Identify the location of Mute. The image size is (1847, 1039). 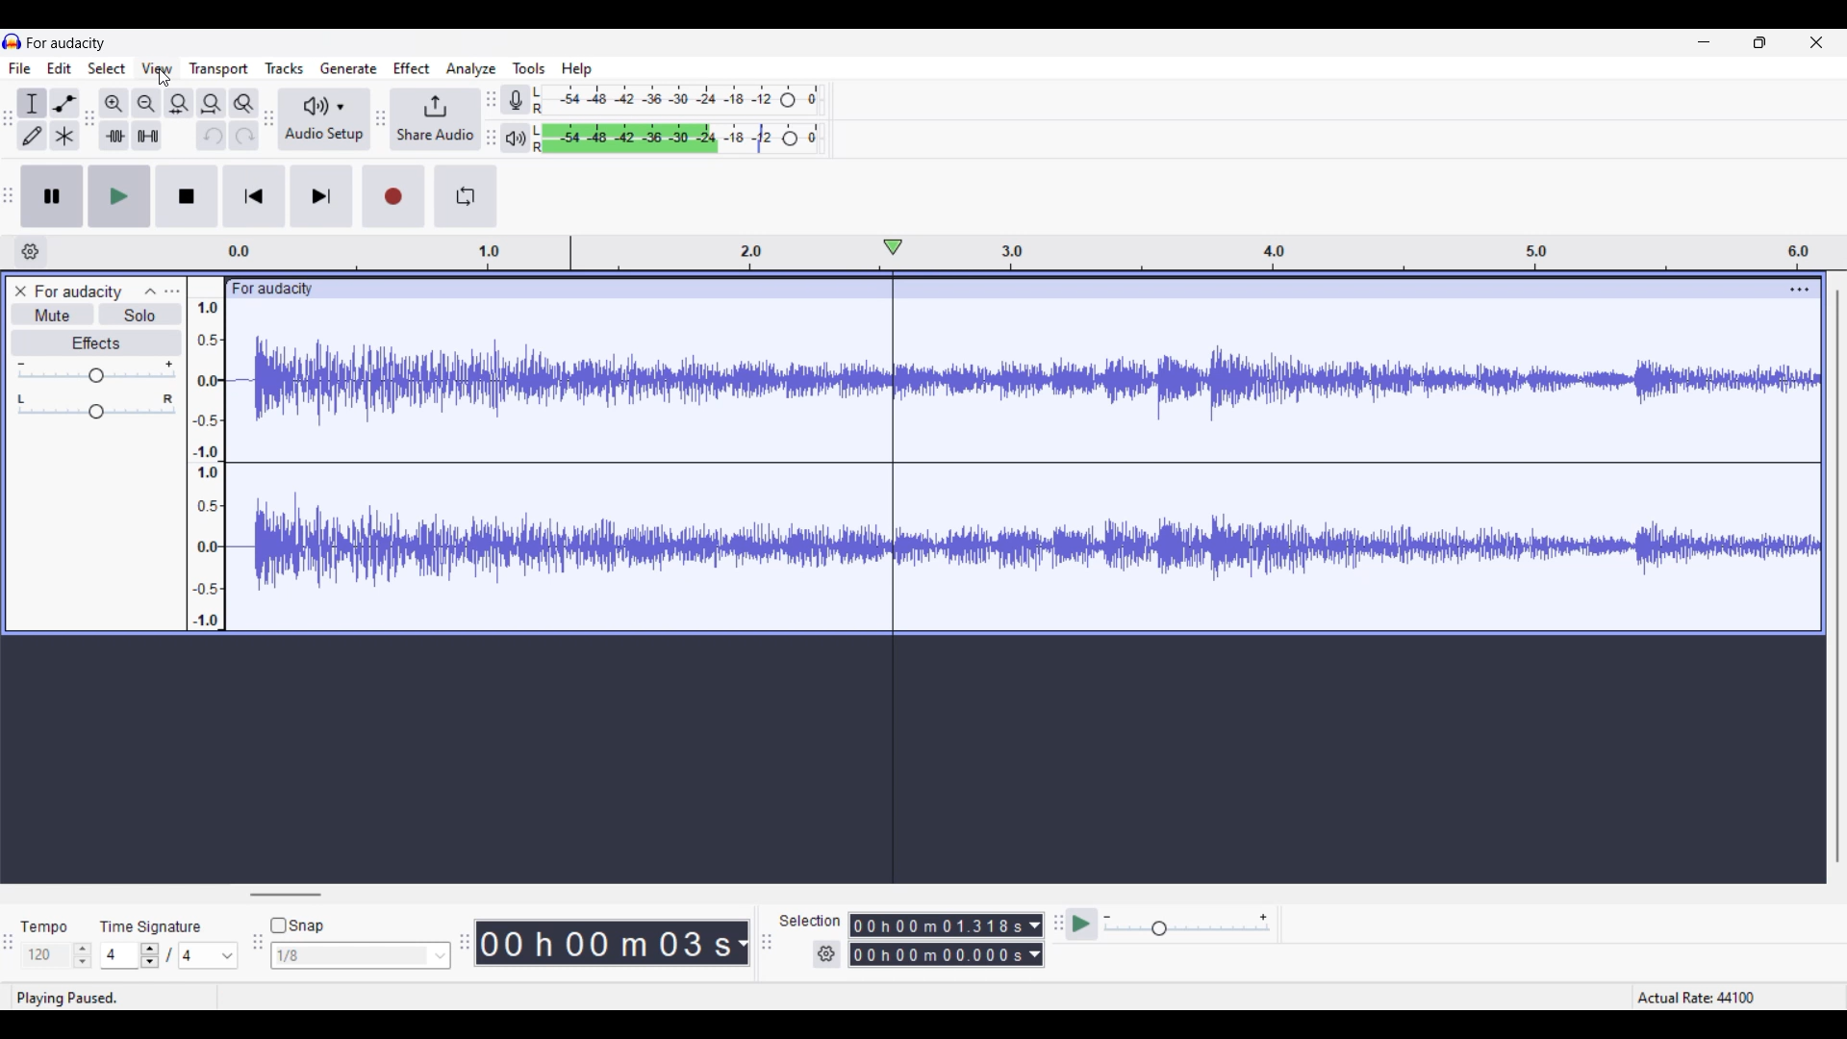
(53, 315).